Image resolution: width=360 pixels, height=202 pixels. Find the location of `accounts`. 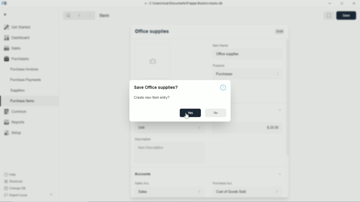

accounts is located at coordinates (143, 174).